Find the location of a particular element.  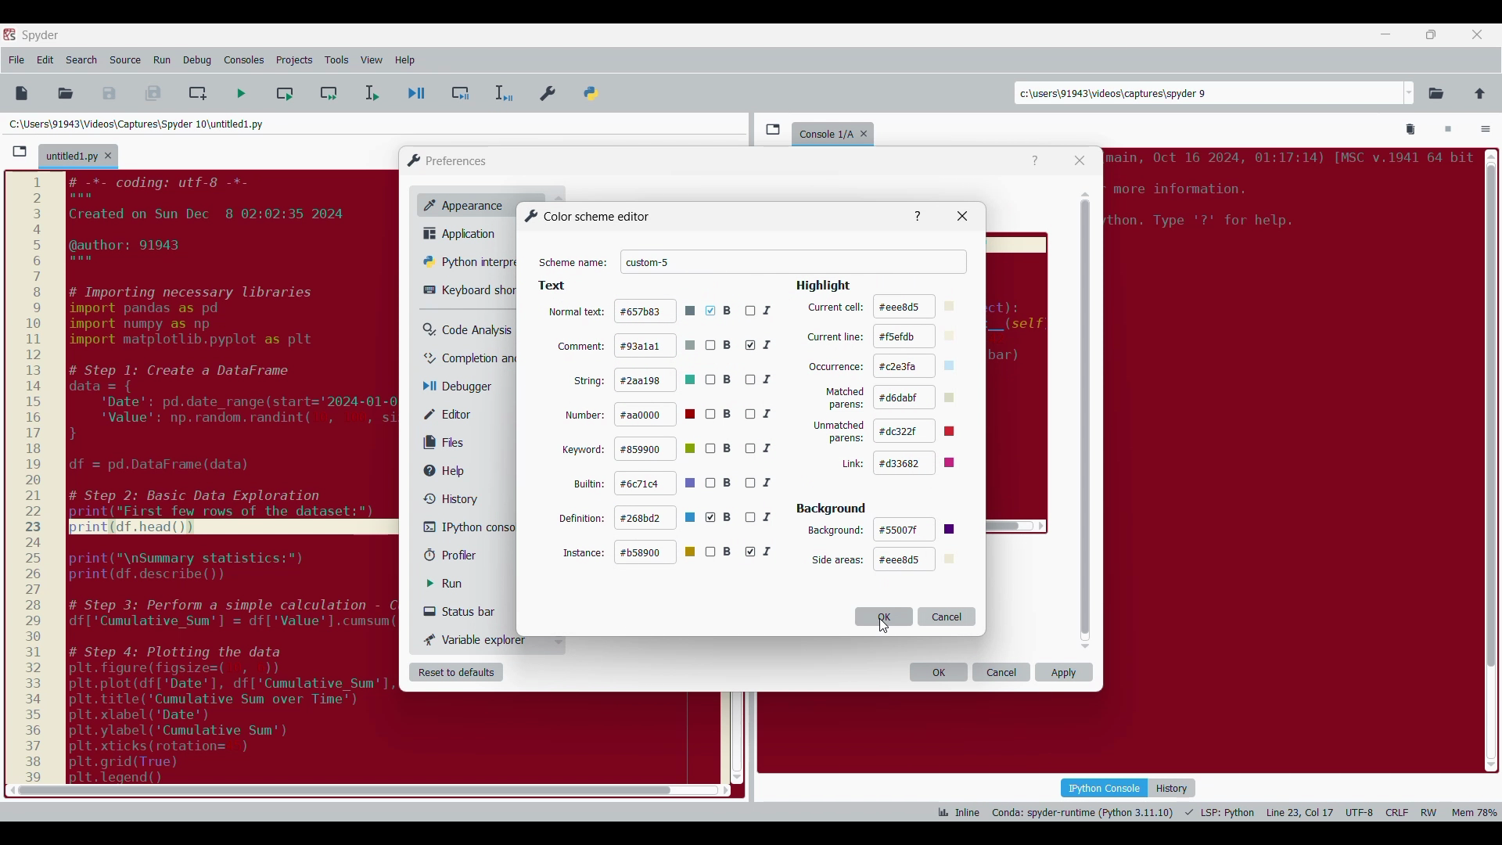

Browse tabs is located at coordinates (773, 129).